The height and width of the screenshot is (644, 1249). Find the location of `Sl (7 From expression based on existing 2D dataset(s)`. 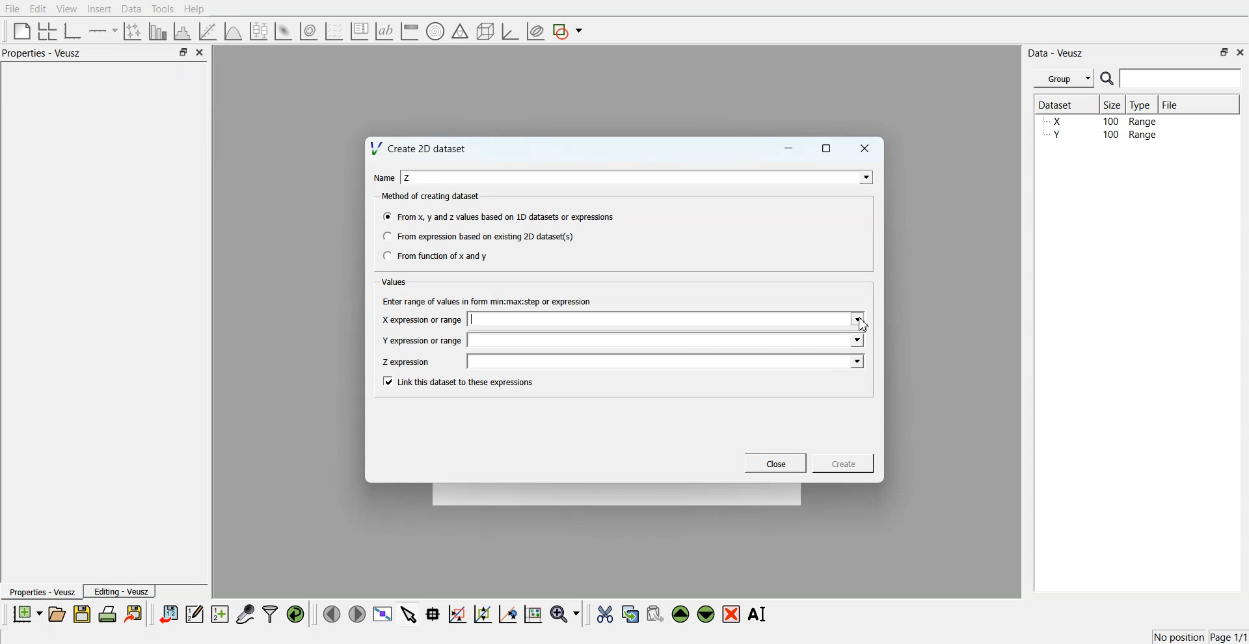

Sl (7 From expression based on existing 2D dataset(s) is located at coordinates (477, 236).